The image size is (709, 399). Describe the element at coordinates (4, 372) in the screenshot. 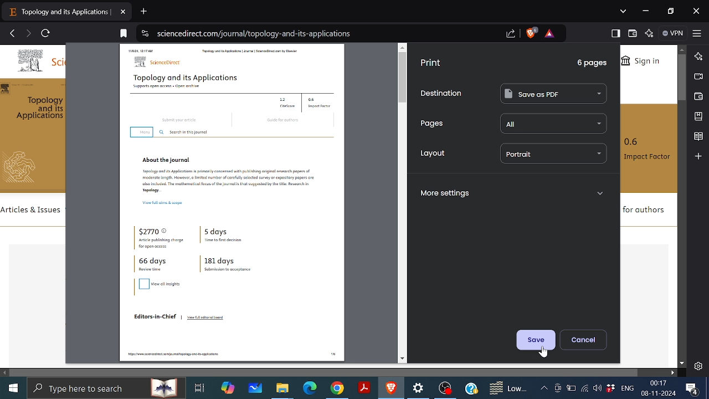

I see `Move left` at that location.